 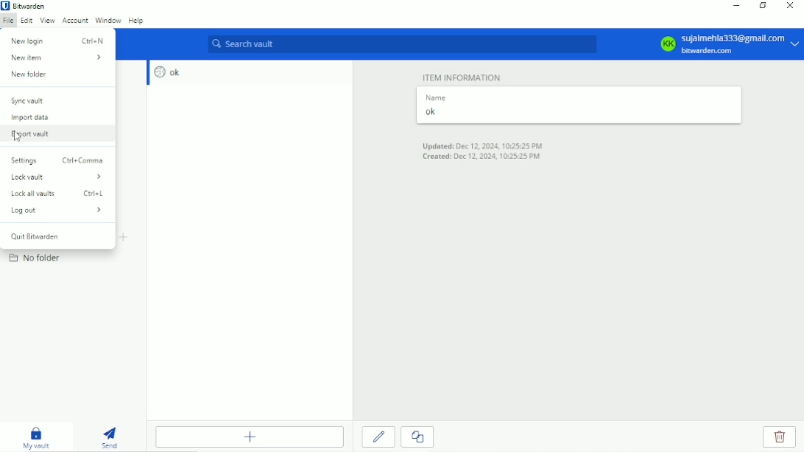 What do you see at coordinates (463, 76) in the screenshot?
I see `Item information` at bounding box center [463, 76].